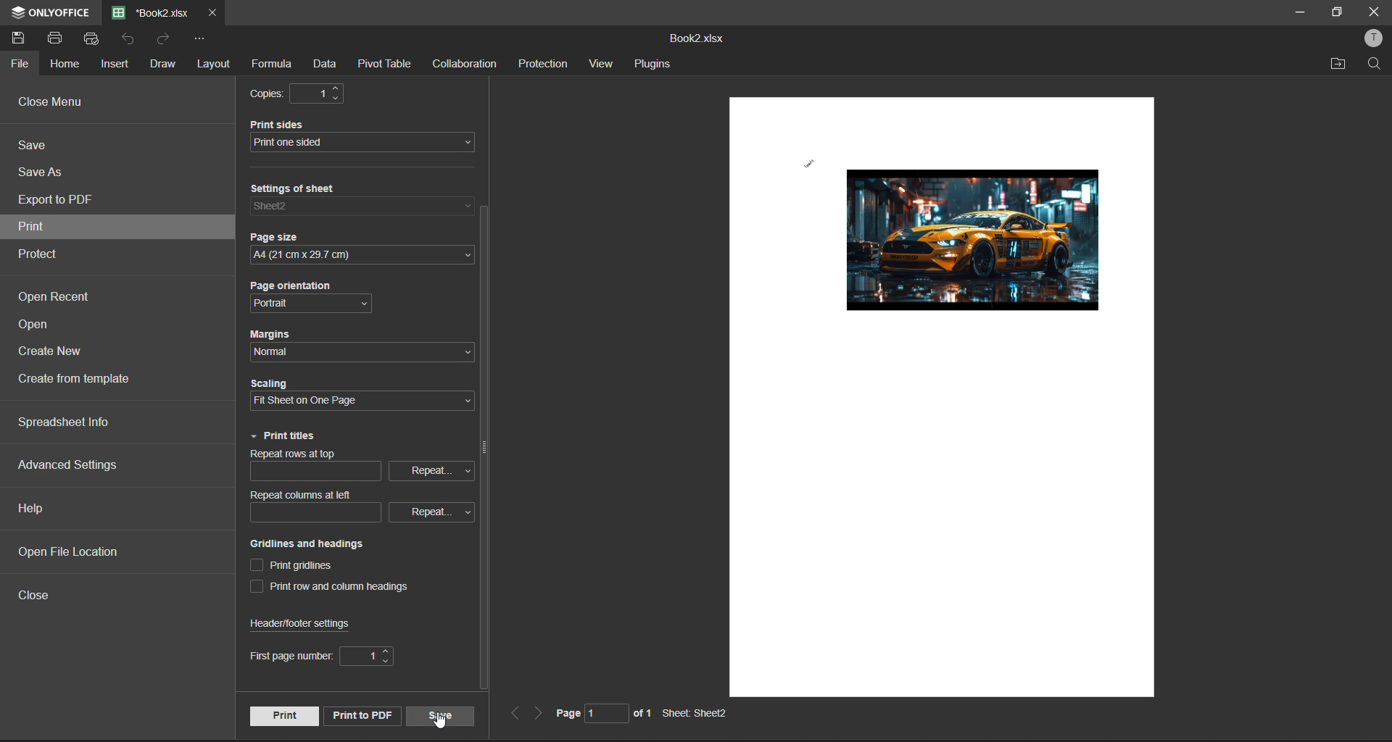 The height and width of the screenshot is (742, 1392). What do you see at coordinates (483, 450) in the screenshot?
I see `vertical scroll bar` at bounding box center [483, 450].